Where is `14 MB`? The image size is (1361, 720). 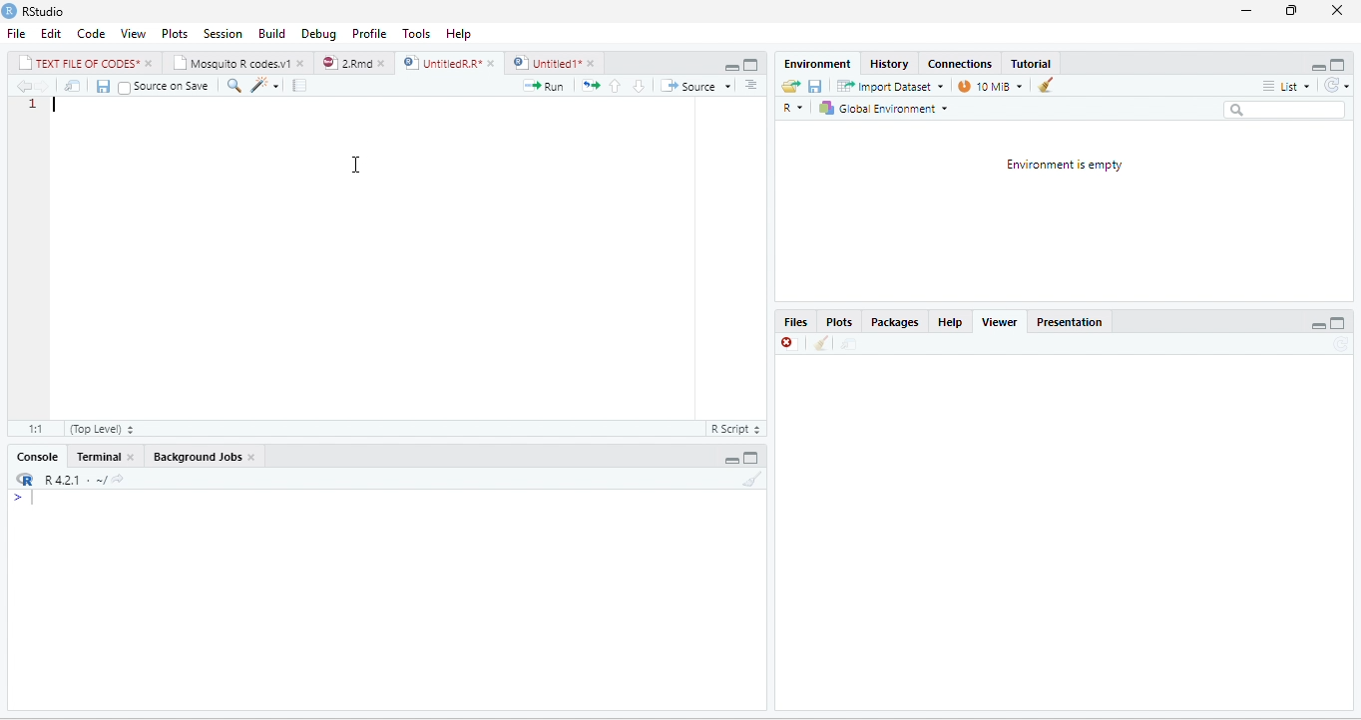
14 MB is located at coordinates (991, 86).